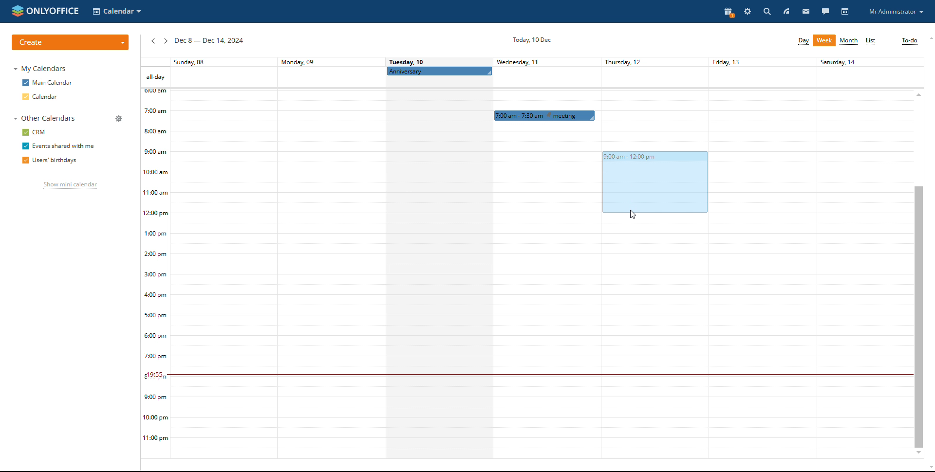 This screenshot has height=472, width=935. I want to click on main calendar, so click(54, 83).